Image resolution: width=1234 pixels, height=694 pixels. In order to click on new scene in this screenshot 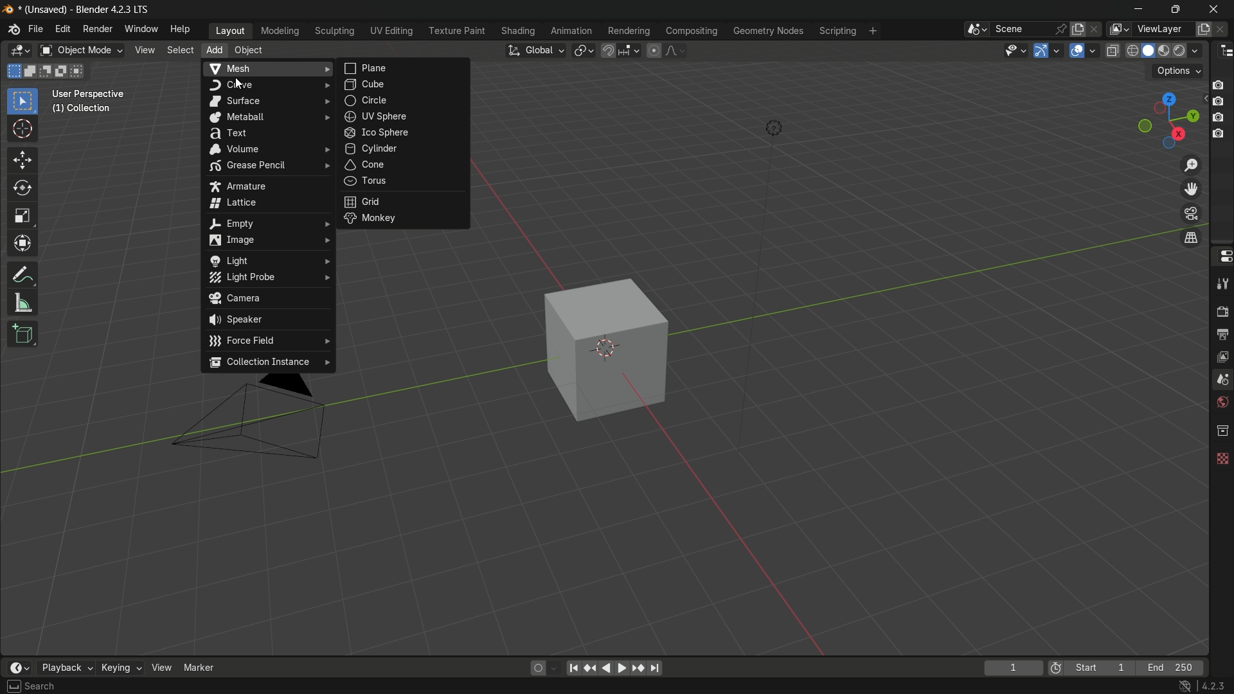, I will do `click(1078, 29)`.